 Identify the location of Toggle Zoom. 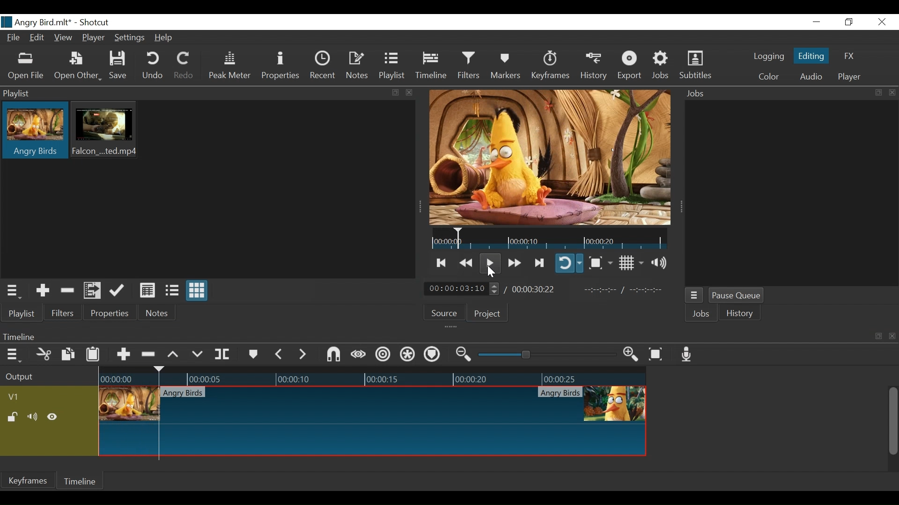
(600, 263).